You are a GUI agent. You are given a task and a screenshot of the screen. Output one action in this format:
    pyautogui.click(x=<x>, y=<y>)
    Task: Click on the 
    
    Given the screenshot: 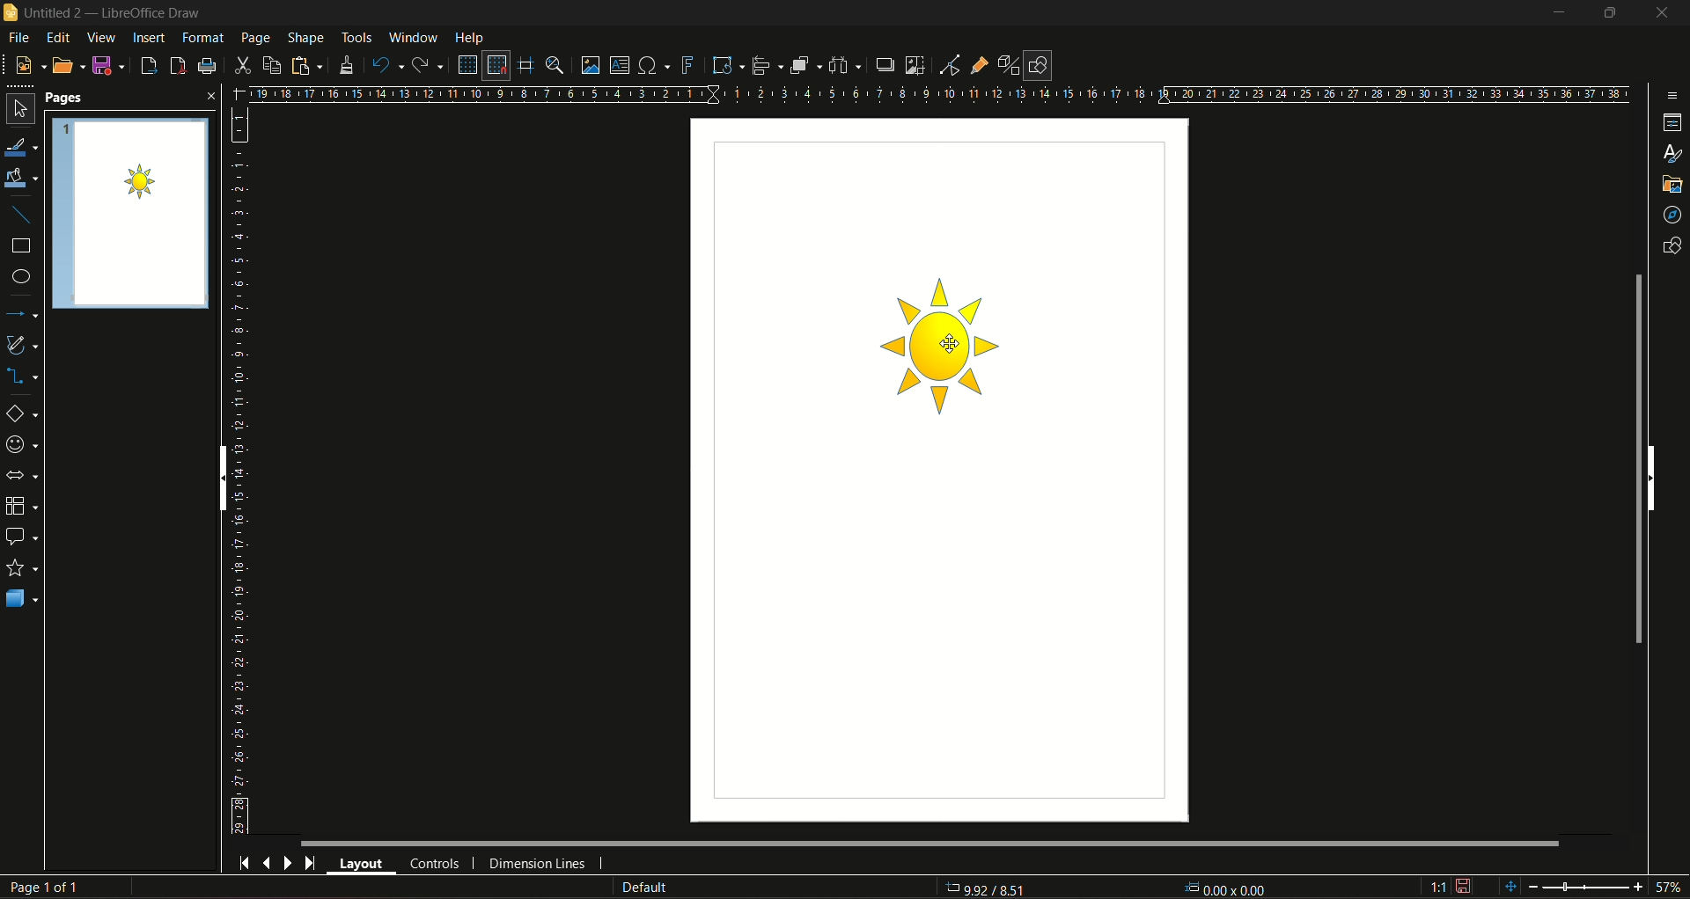 What is the action you would take?
    pyautogui.click(x=1593, y=887)
    